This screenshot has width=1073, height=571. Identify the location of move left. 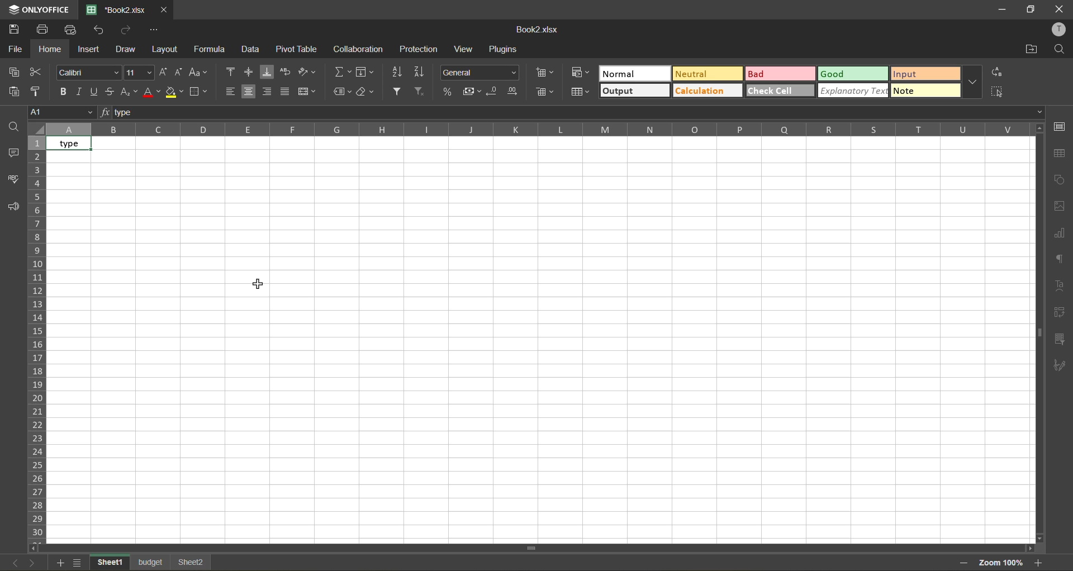
(38, 547).